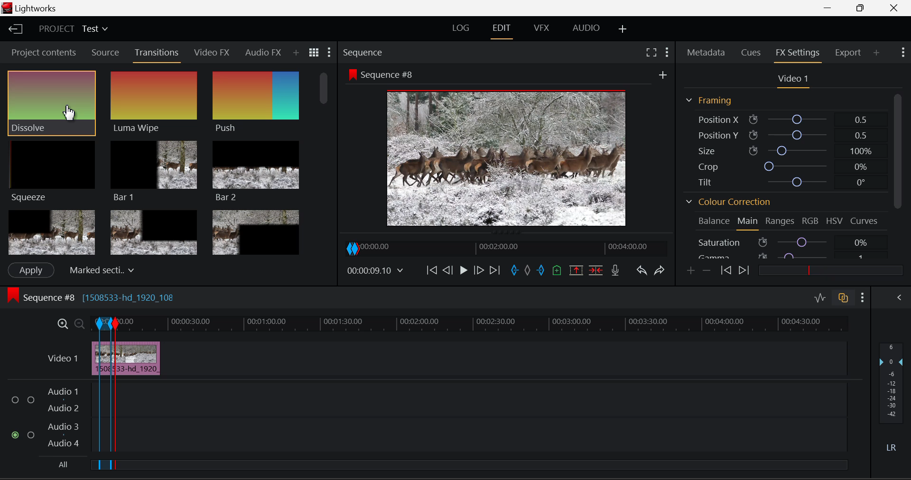 This screenshot has height=480, width=911. What do you see at coordinates (213, 54) in the screenshot?
I see `Video FX` at bounding box center [213, 54].